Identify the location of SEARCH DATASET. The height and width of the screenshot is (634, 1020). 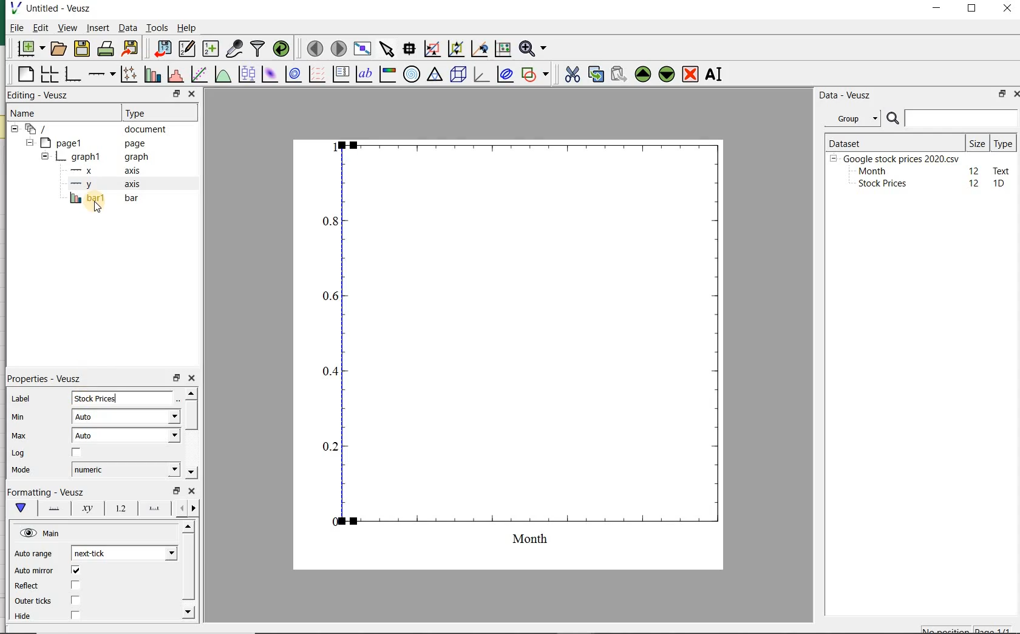
(952, 118).